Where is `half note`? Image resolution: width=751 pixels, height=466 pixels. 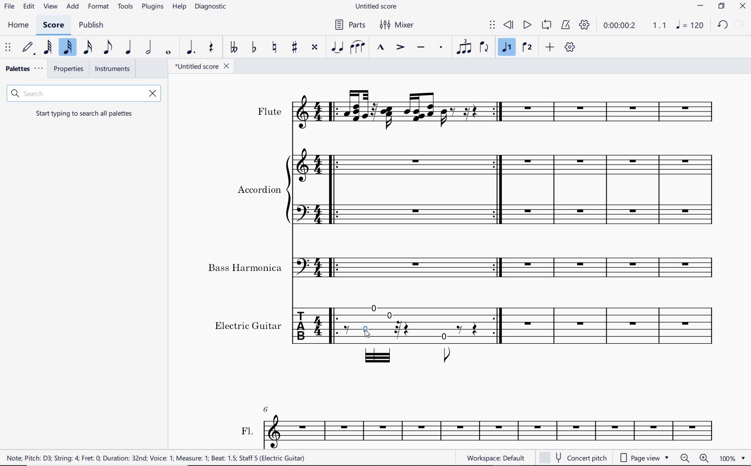
half note is located at coordinates (148, 47).